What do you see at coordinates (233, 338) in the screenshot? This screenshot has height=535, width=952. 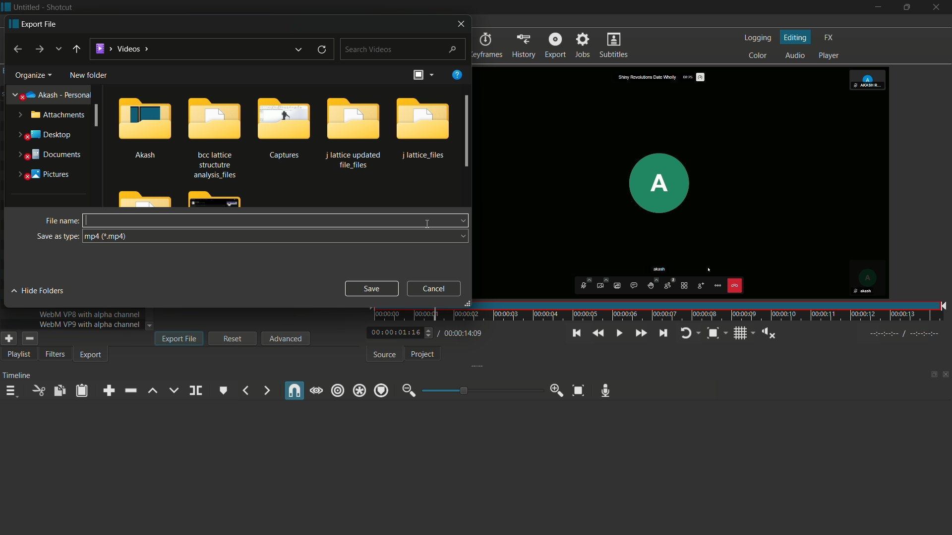 I see `reset` at bounding box center [233, 338].